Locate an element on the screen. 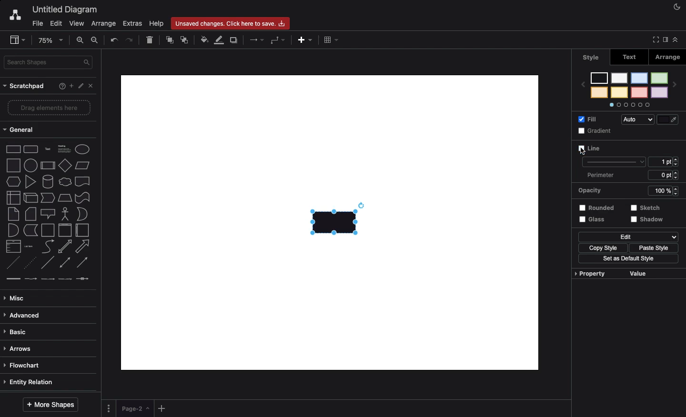 The image size is (686, 417). Text is located at coordinates (48, 149).